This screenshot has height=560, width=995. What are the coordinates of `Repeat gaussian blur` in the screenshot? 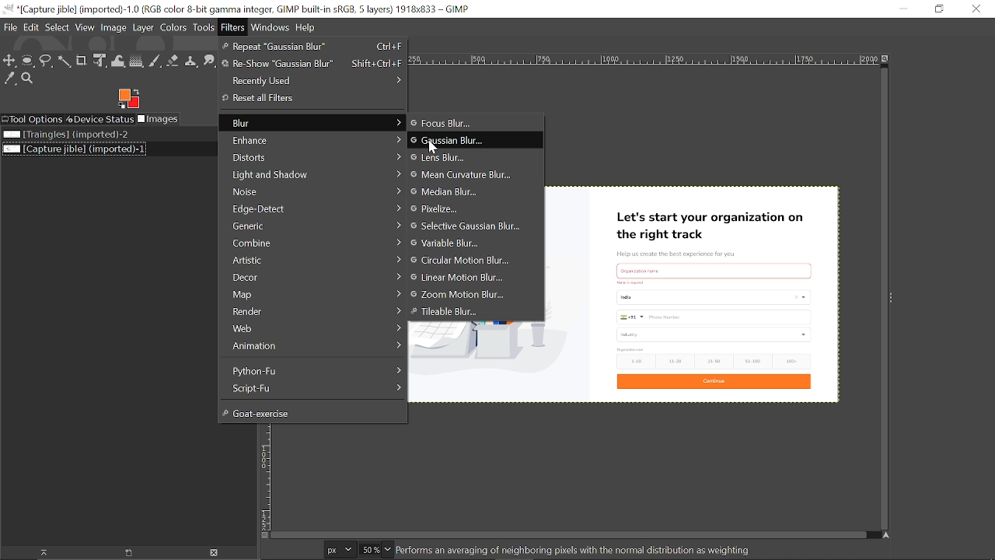 It's located at (312, 47).